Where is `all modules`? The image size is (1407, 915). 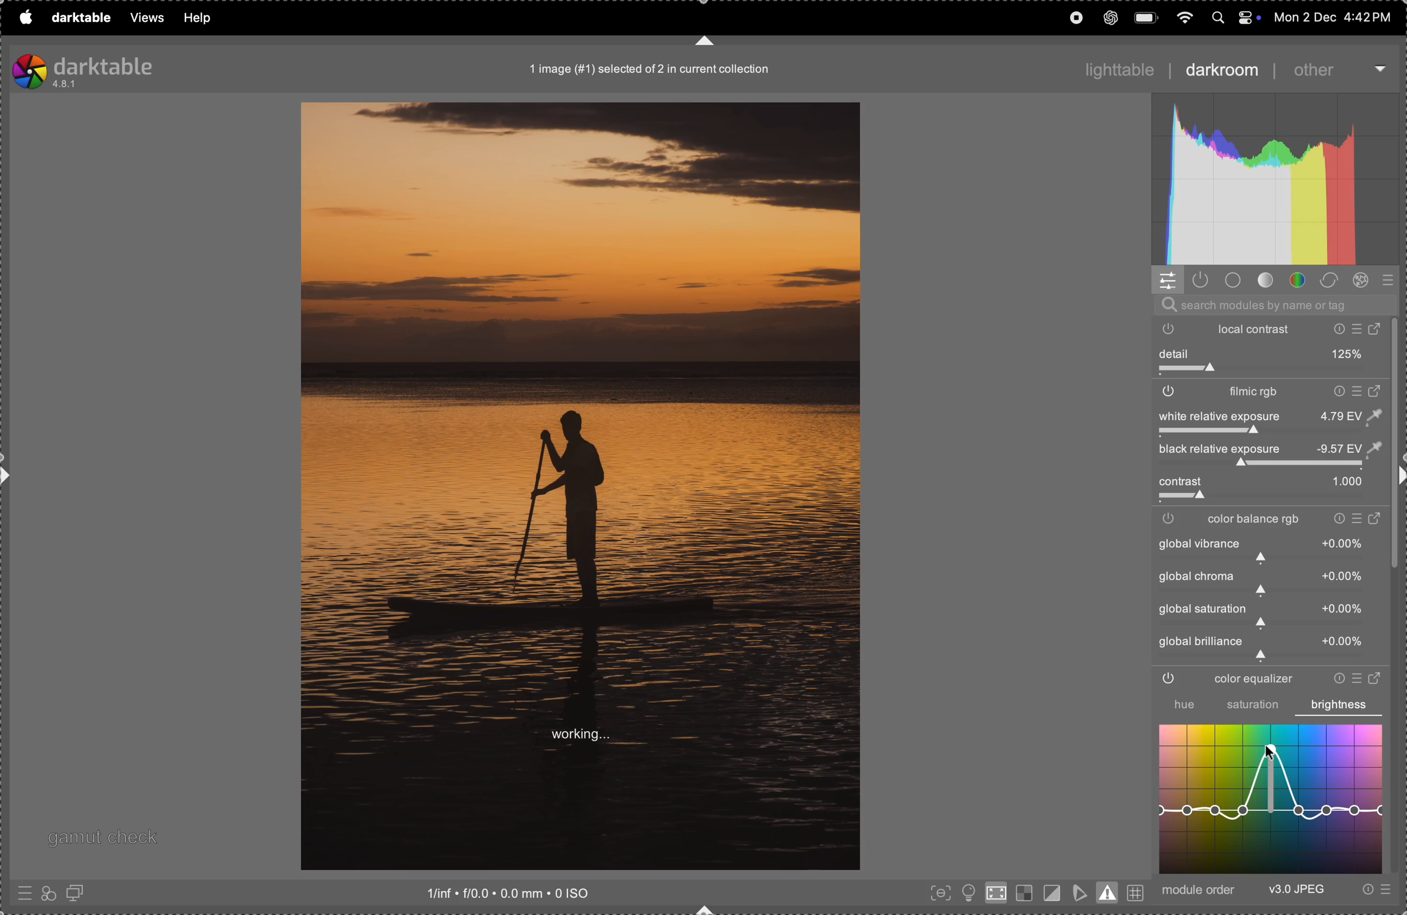
all modules is located at coordinates (1385, 281).